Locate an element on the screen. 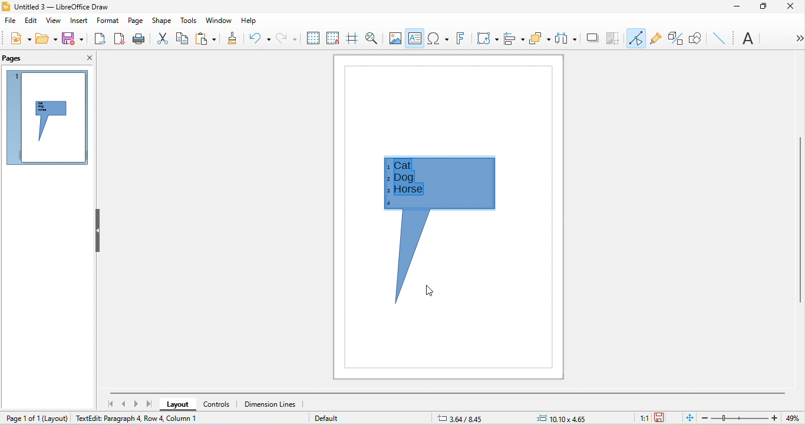 Image resolution: width=805 pixels, height=425 pixels. open is located at coordinates (47, 38).